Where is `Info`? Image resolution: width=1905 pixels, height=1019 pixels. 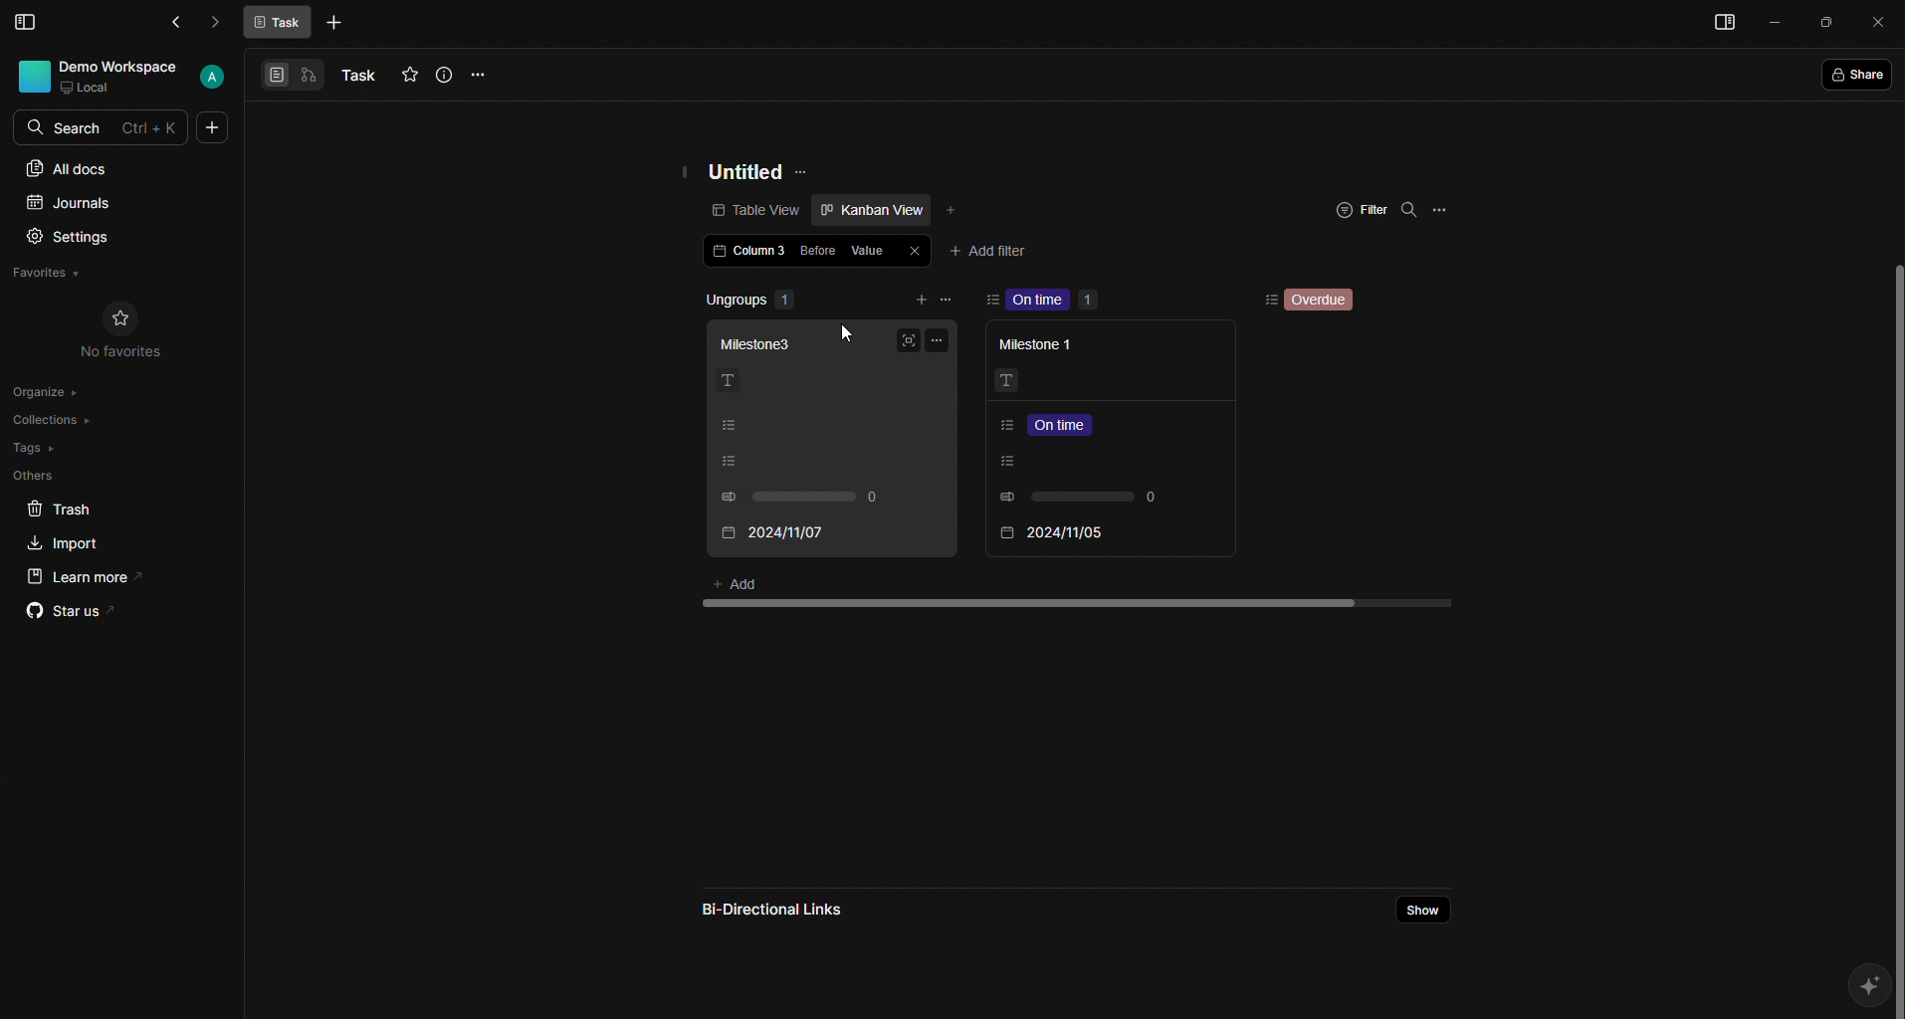 Info is located at coordinates (442, 74).